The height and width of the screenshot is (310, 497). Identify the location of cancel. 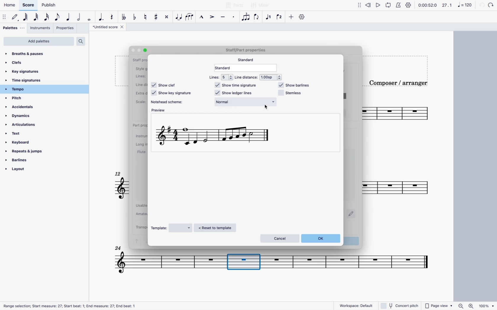
(279, 238).